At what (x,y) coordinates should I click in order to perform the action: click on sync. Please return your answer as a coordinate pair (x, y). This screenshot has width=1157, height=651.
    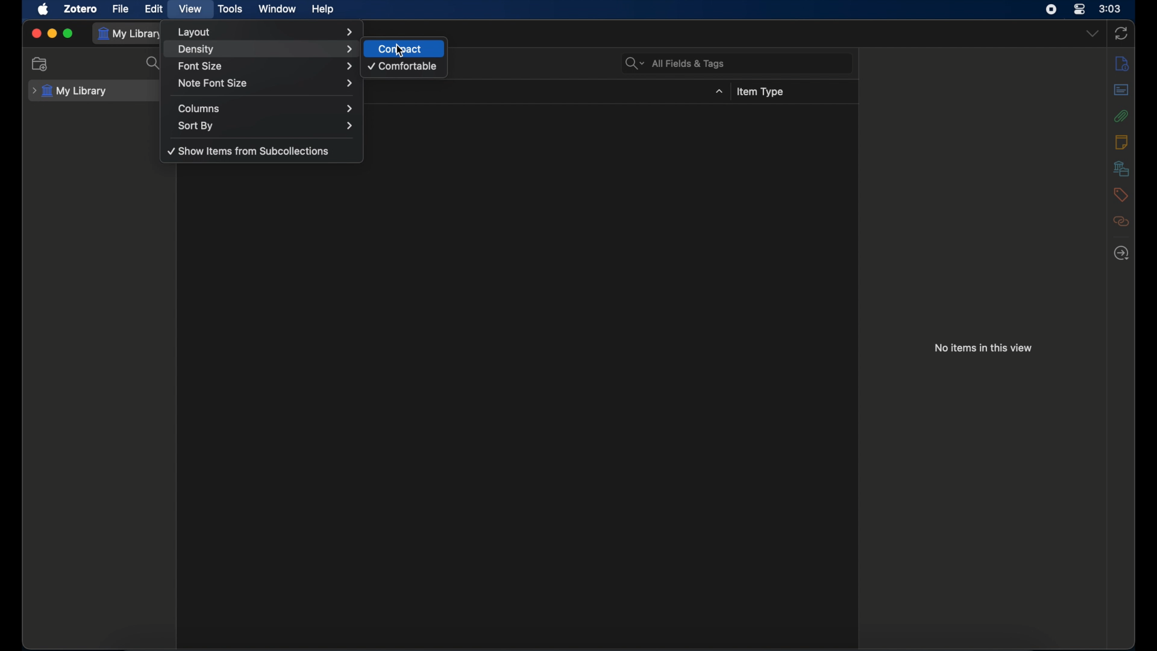
    Looking at the image, I should click on (1121, 33).